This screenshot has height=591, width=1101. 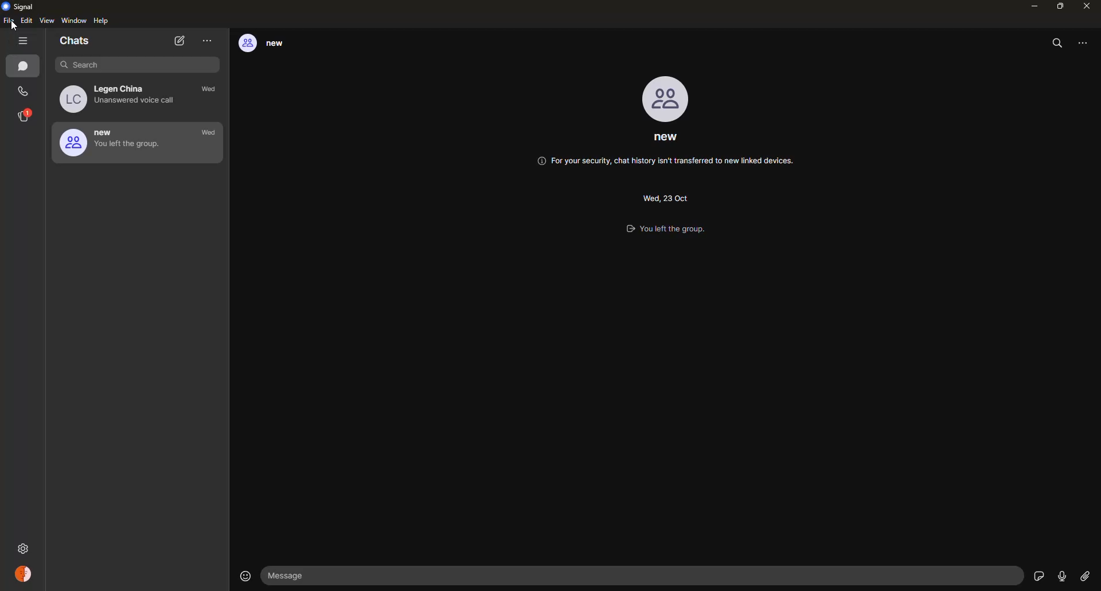 I want to click on new chat, so click(x=181, y=41).